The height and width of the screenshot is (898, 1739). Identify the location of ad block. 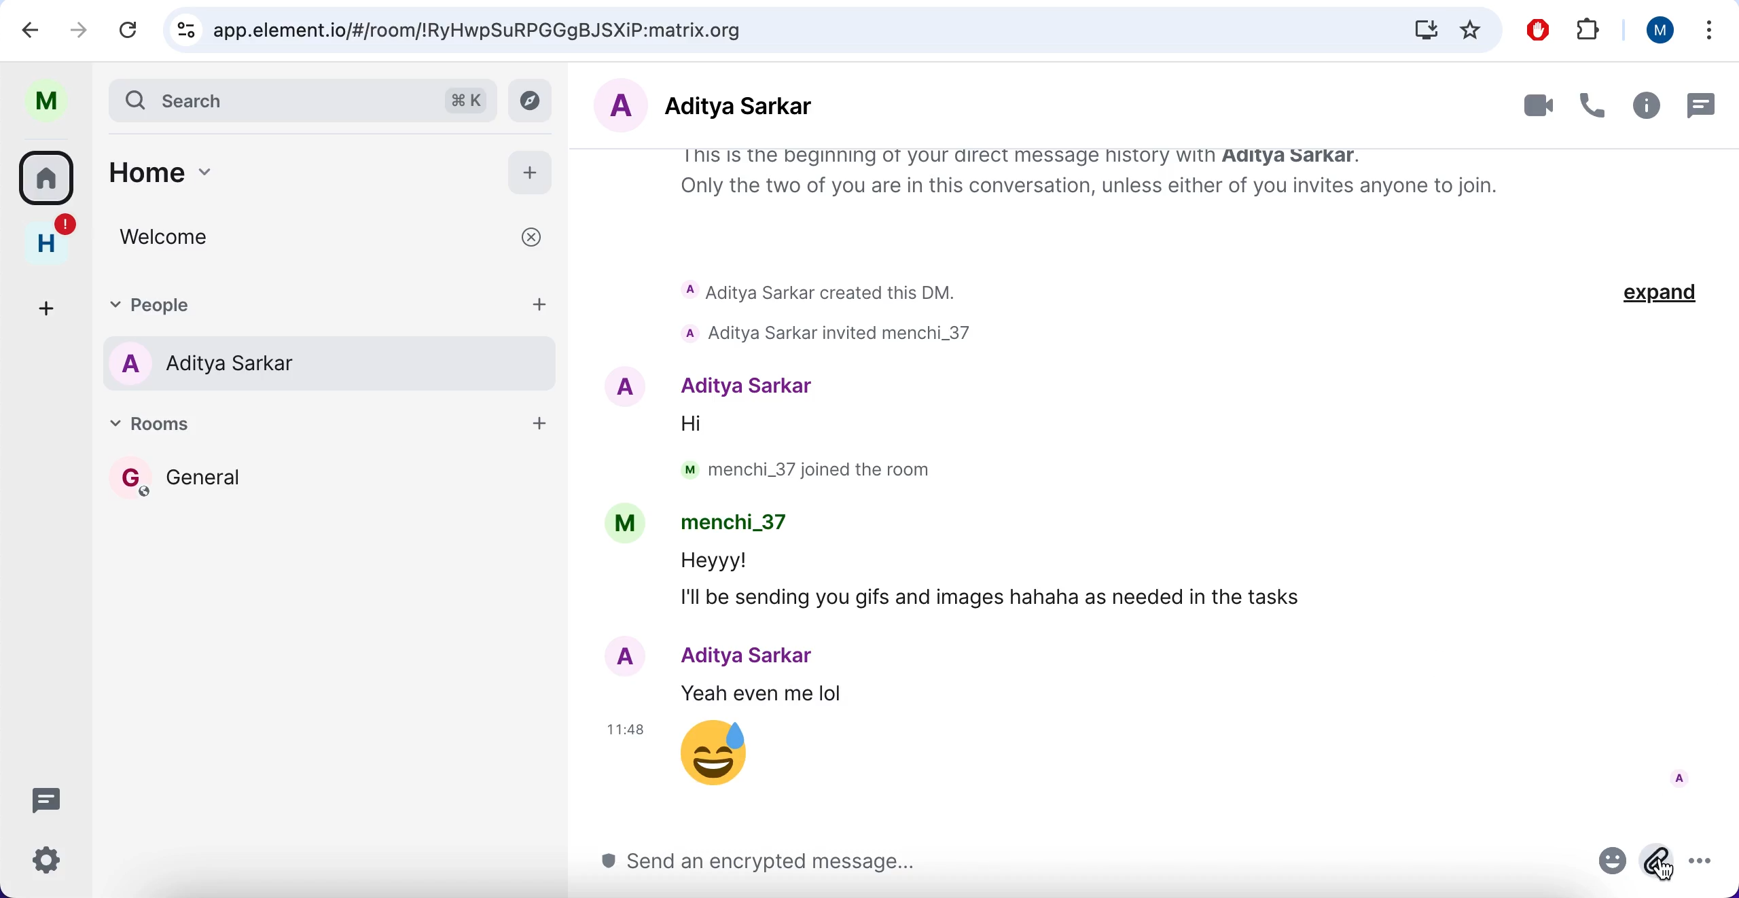
(1537, 31).